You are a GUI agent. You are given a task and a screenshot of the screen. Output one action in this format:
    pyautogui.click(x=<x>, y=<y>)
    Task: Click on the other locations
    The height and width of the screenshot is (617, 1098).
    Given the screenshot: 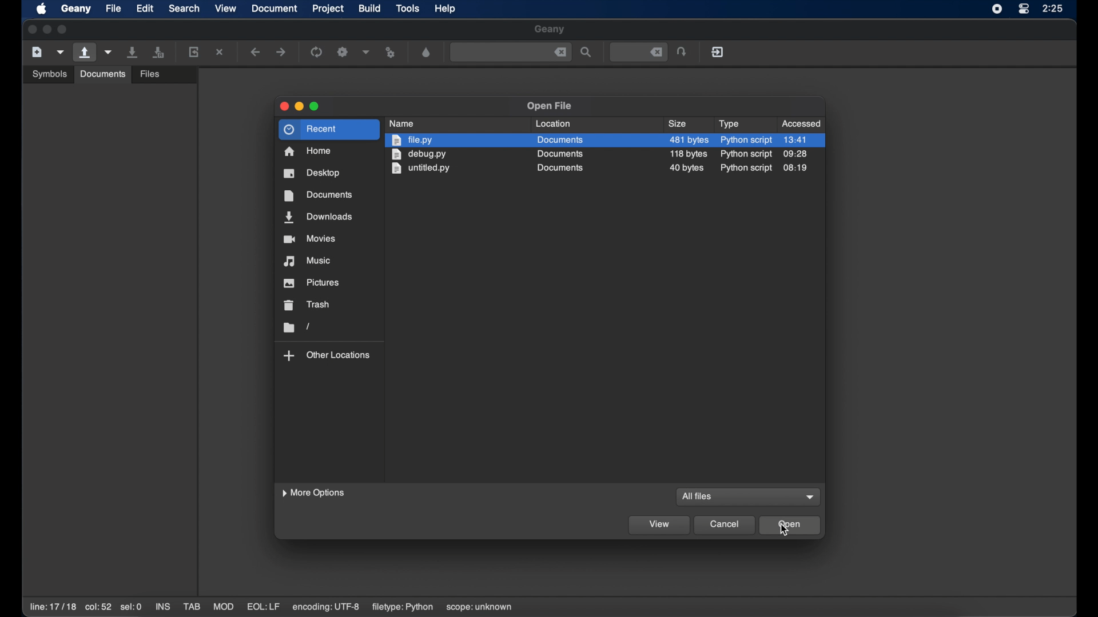 What is the action you would take?
    pyautogui.click(x=327, y=356)
    